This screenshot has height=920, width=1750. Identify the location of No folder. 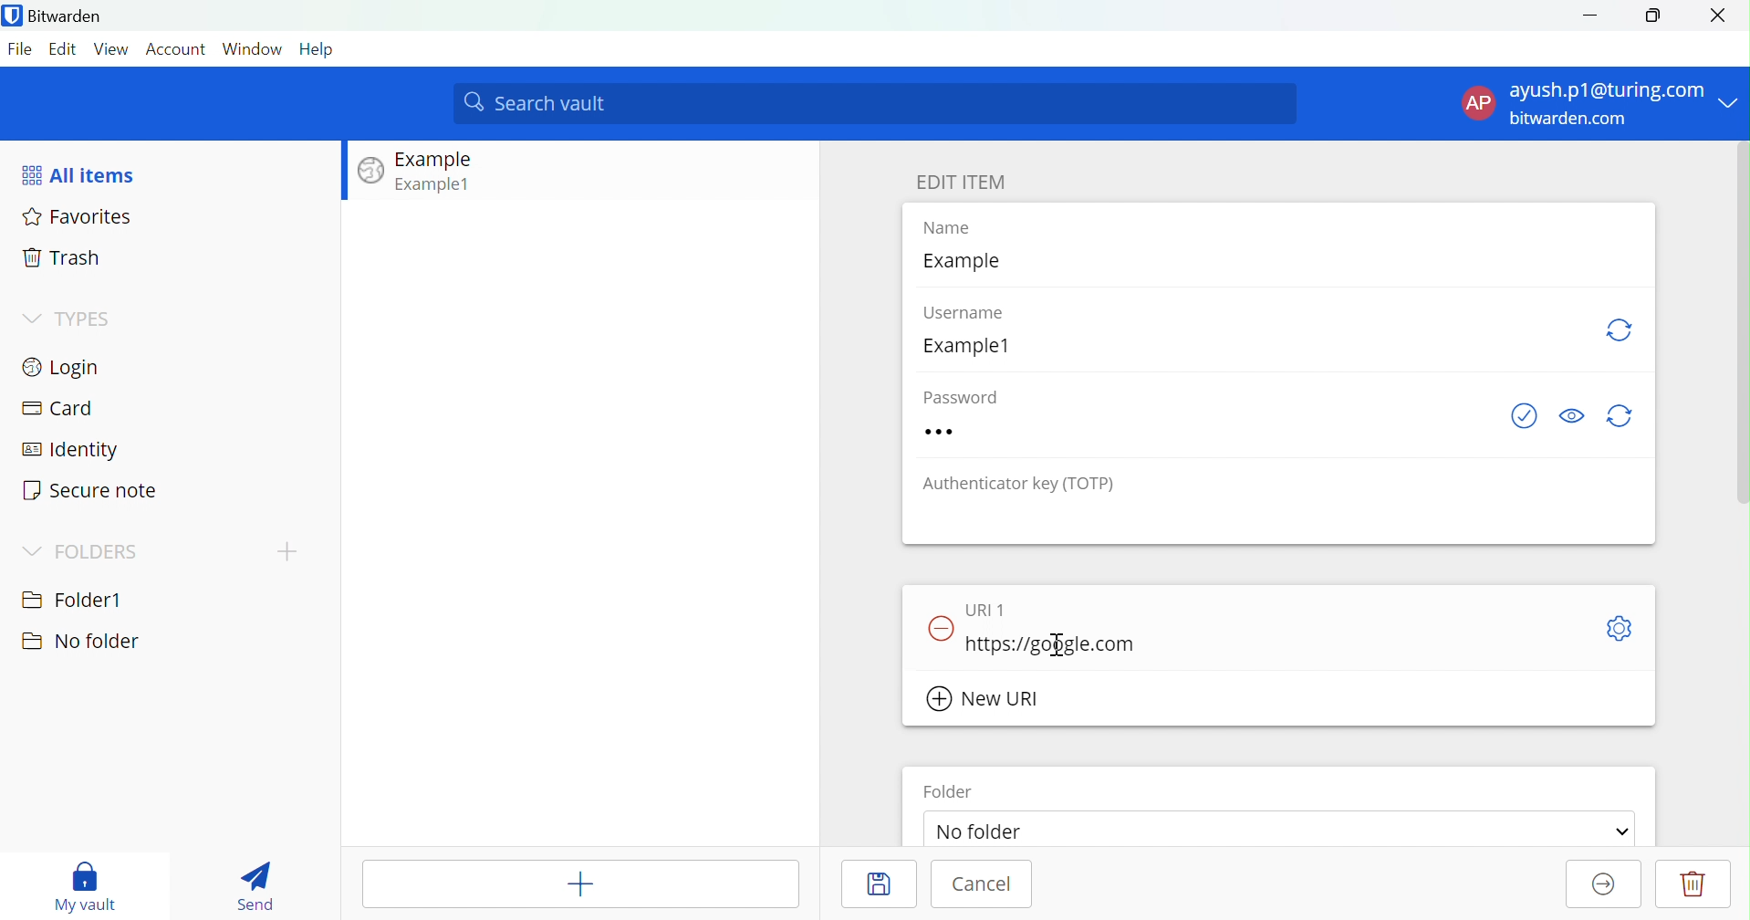
(79, 642).